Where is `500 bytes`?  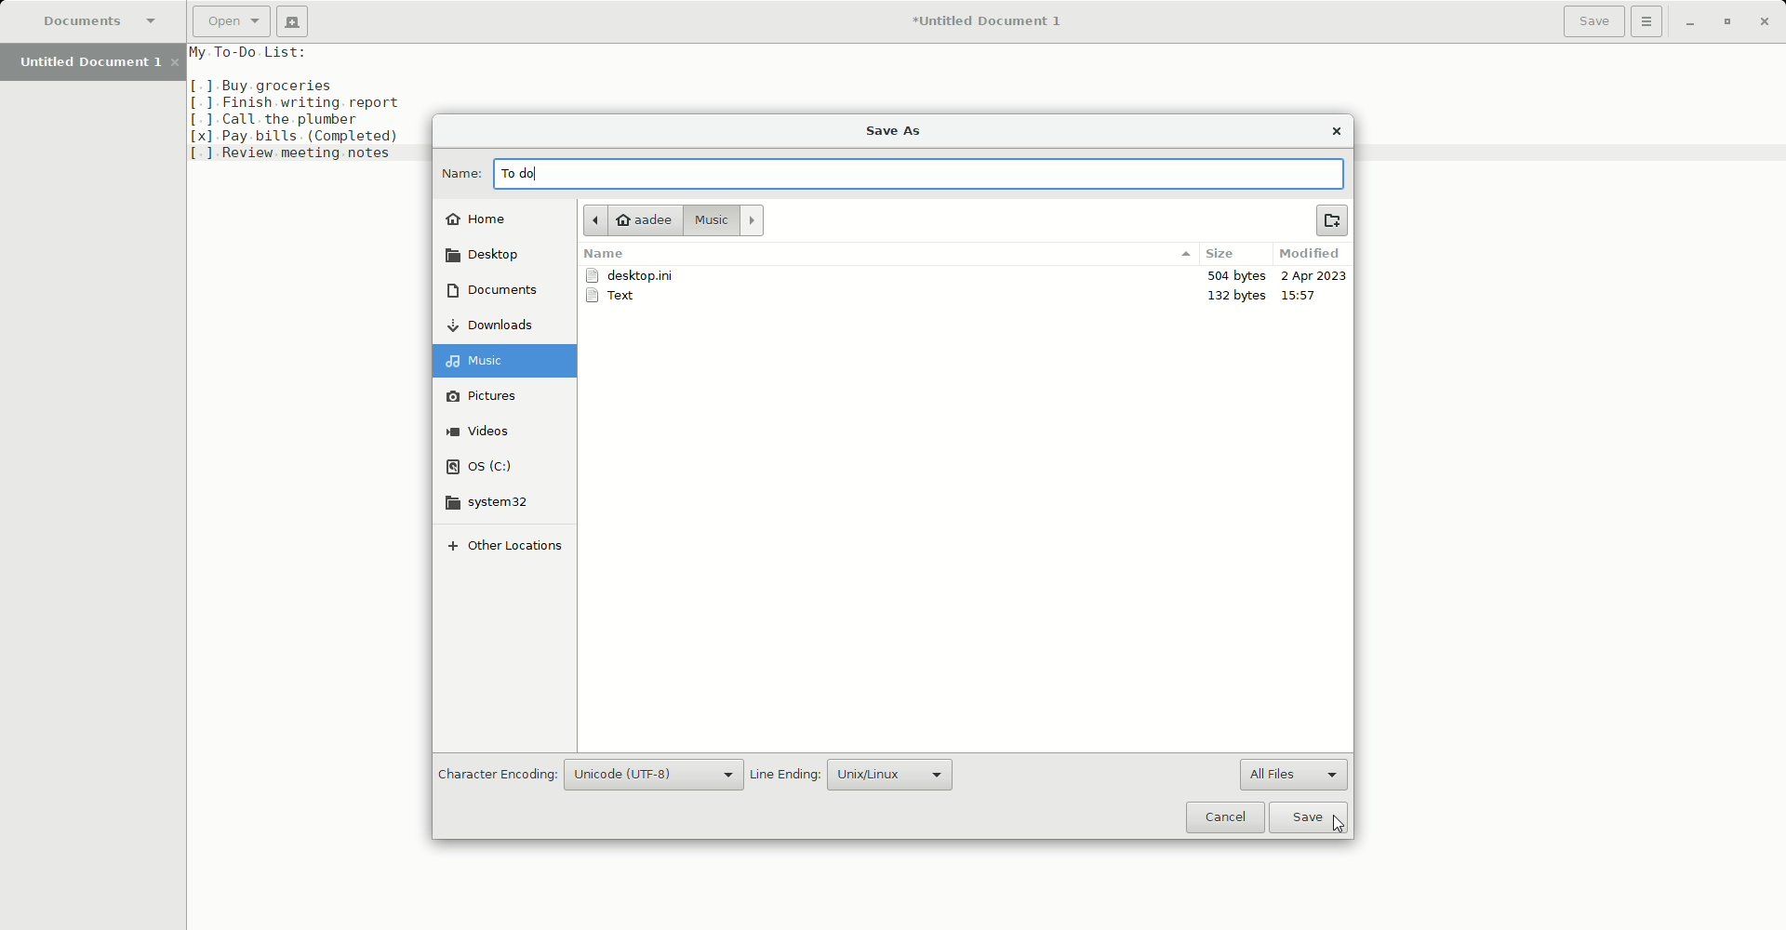
500 bytes is located at coordinates (1233, 275).